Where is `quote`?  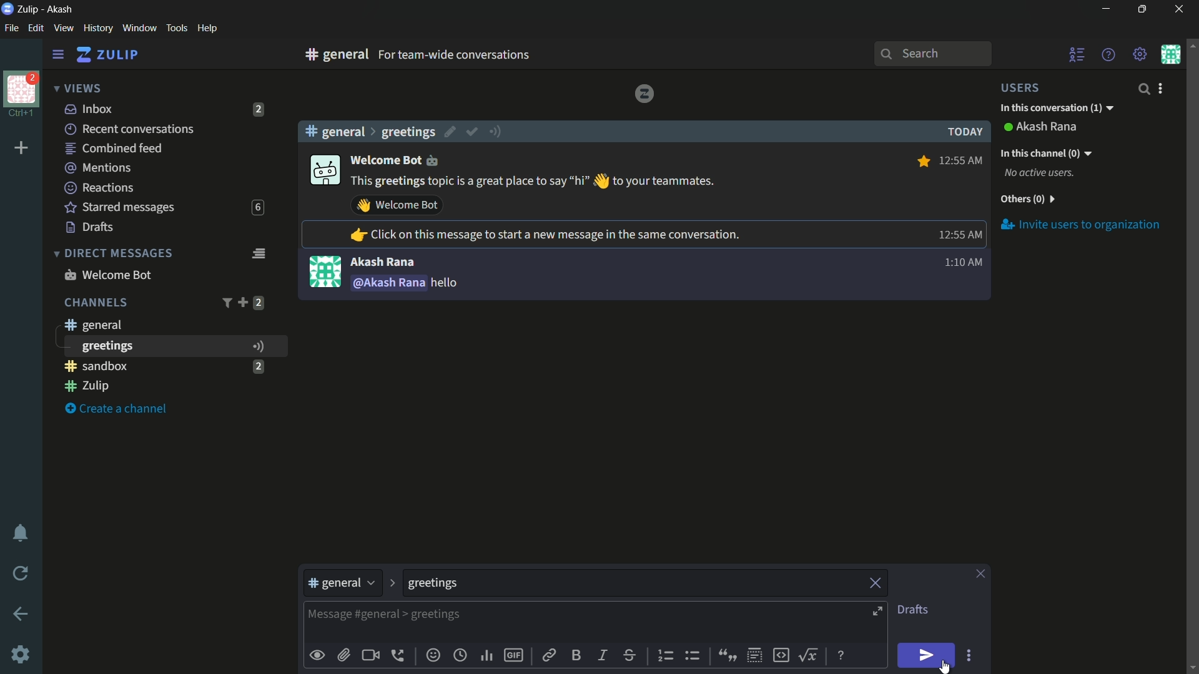 quote is located at coordinates (726, 654).